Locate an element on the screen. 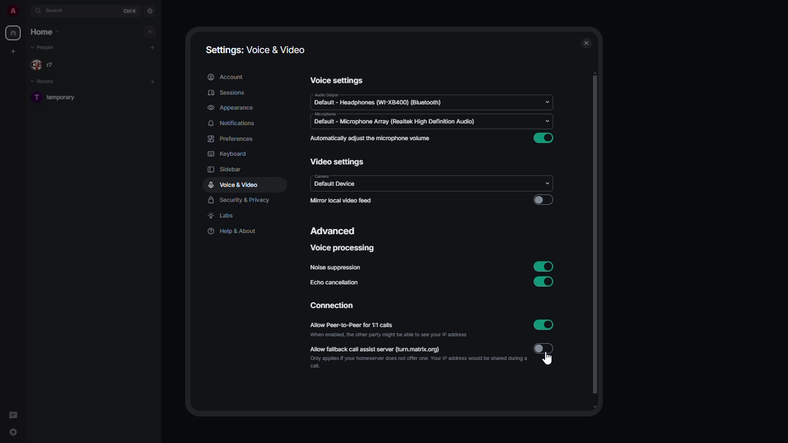 This screenshot has width=788, height=443. search is located at coordinates (54, 10).